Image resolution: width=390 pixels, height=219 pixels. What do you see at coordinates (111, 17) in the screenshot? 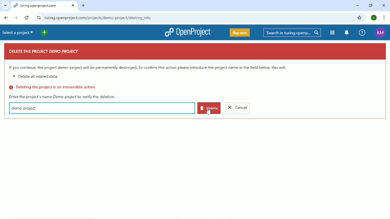
I see `turing.openproject.com/projects/demo-project/destroy_info` at bounding box center [111, 17].